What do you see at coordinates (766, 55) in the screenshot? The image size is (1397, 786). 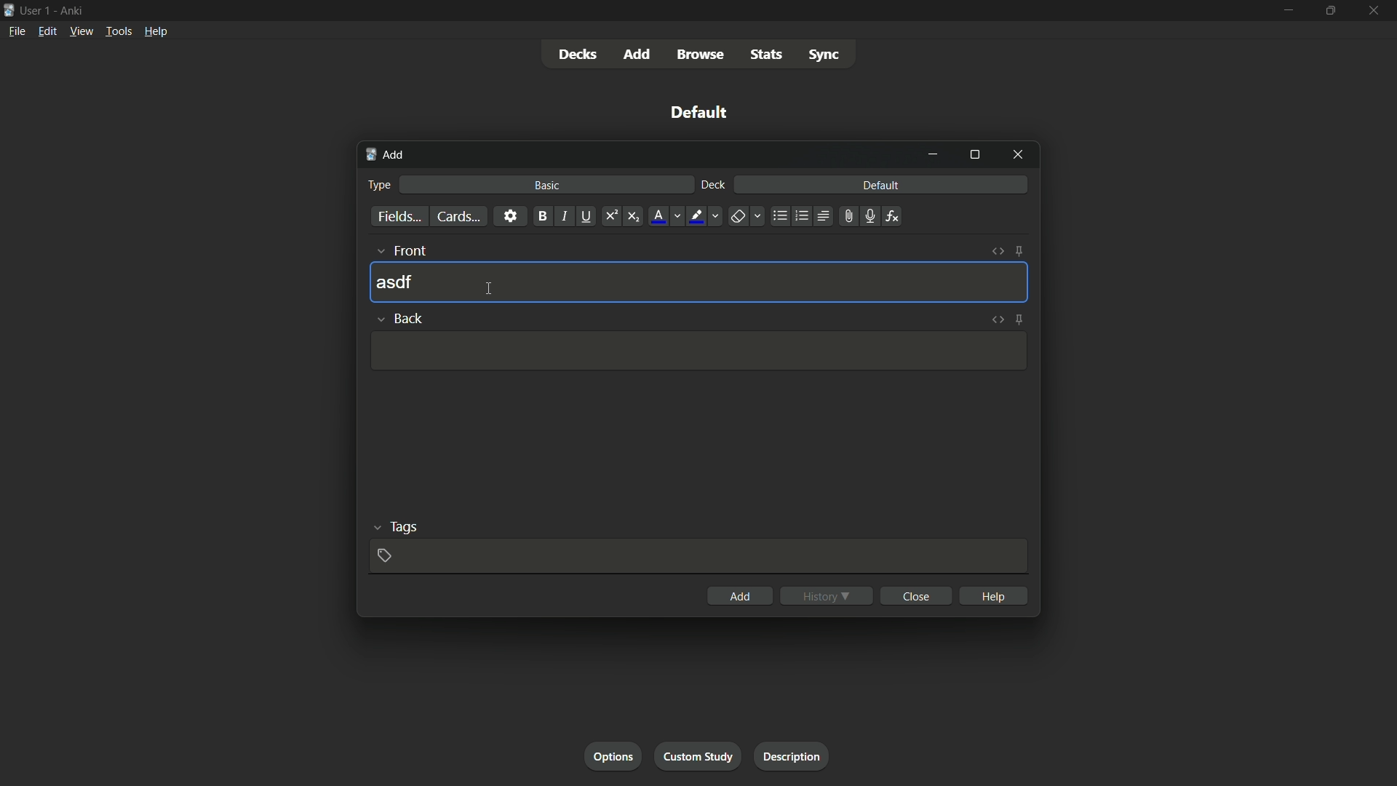 I see `stats` at bounding box center [766, 55].